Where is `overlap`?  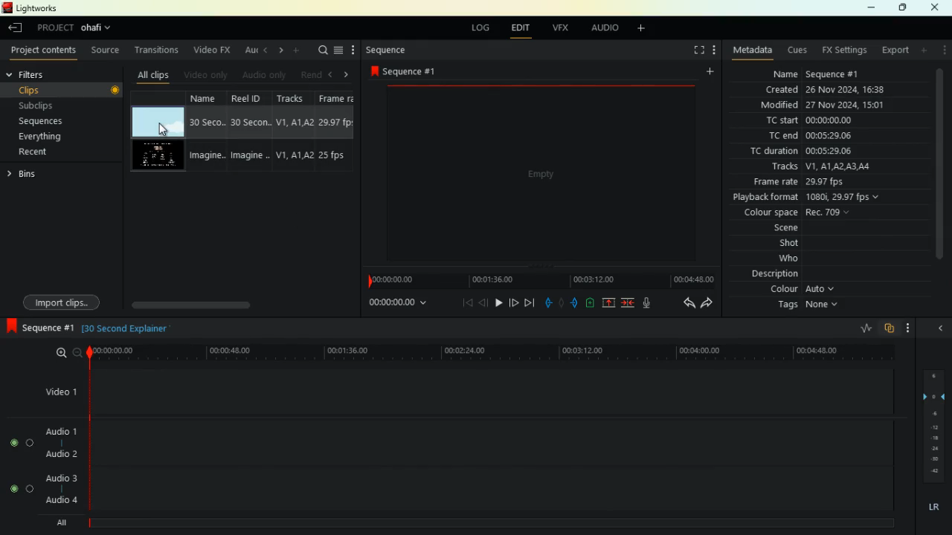
overlap is located at coordinates (888, 330).